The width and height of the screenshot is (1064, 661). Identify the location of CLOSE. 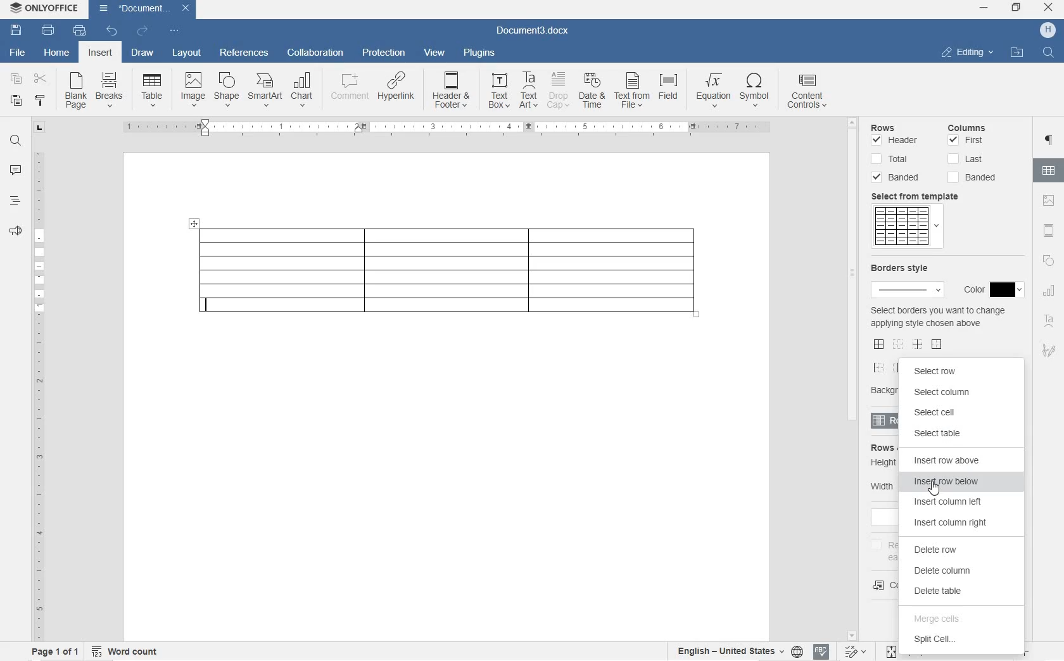
(1049, 7).